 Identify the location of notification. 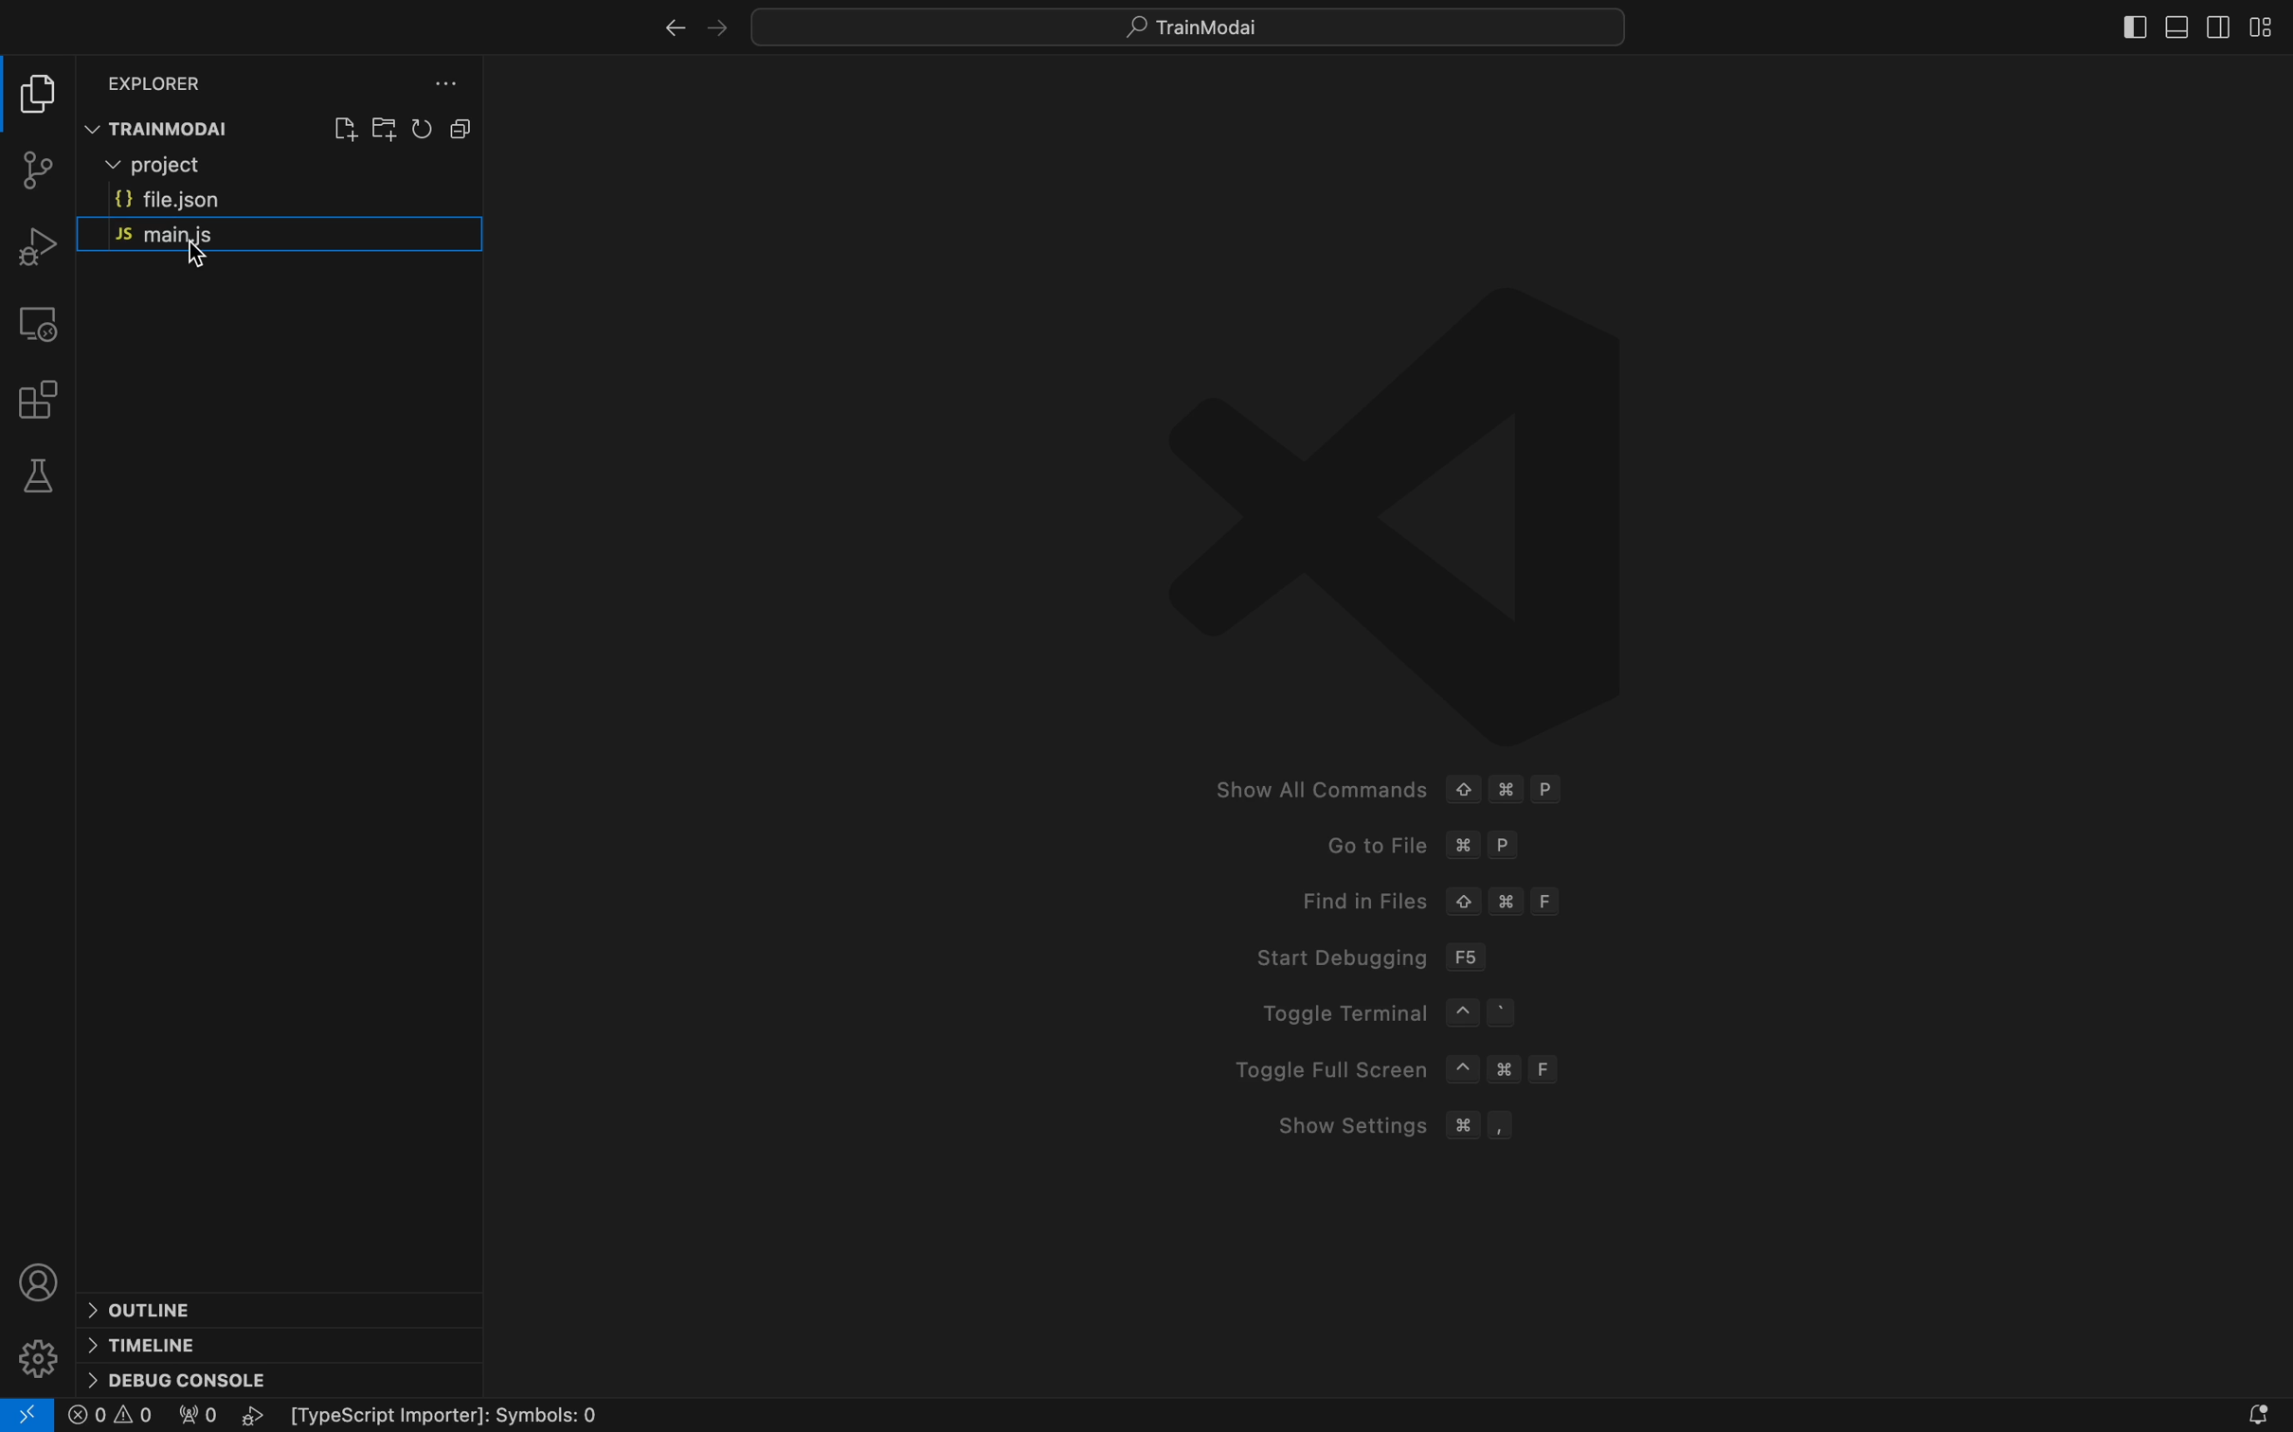
(2248, 1411).